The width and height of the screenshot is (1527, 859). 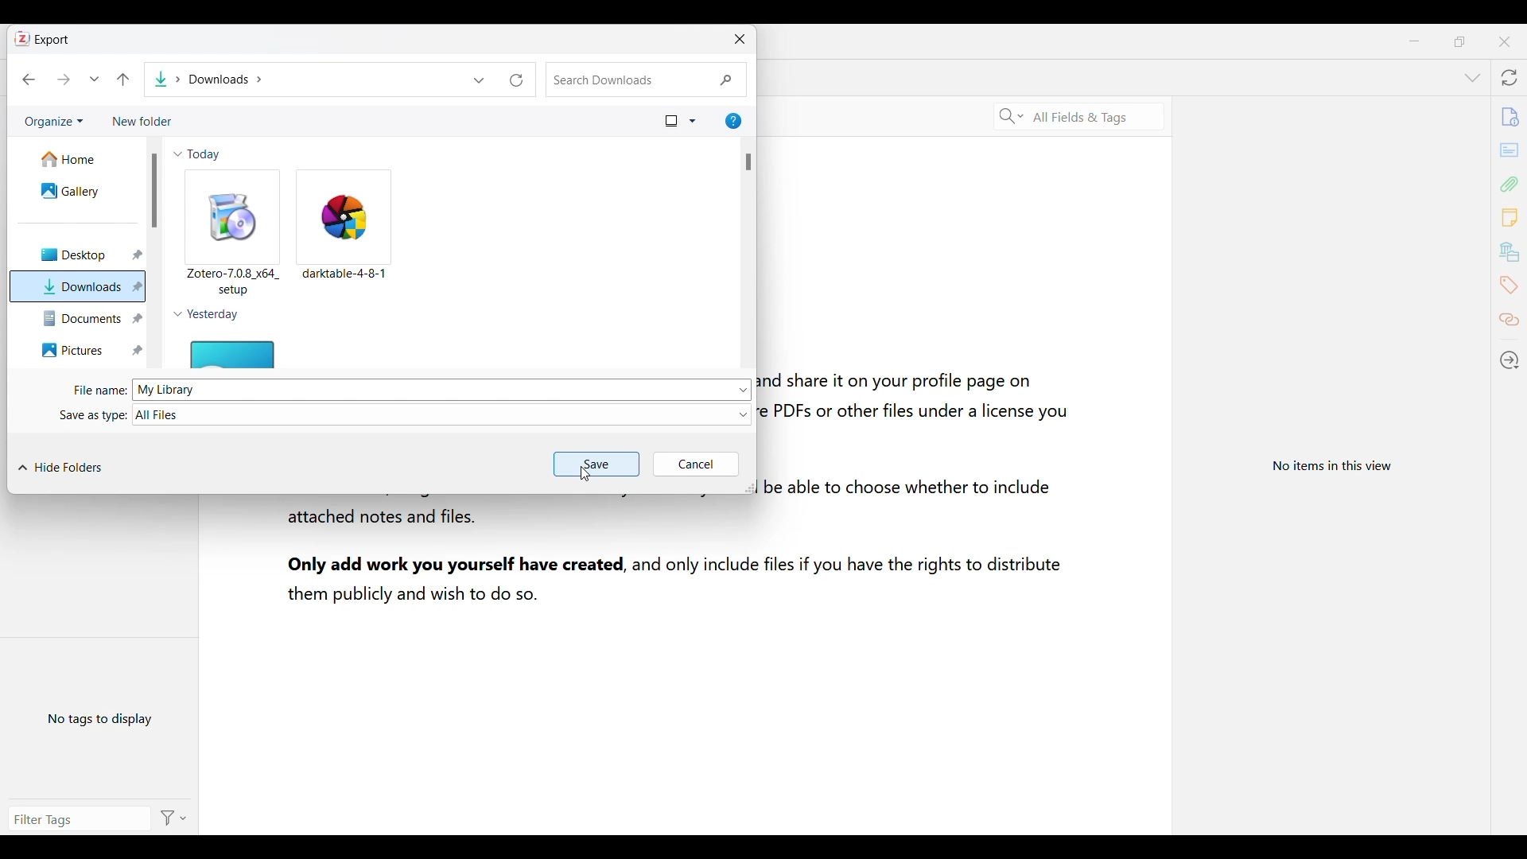 What do you see at coordinates (154, 185) in the screenshot?
I see `Scrollbar` at bounding box center [154, 185].